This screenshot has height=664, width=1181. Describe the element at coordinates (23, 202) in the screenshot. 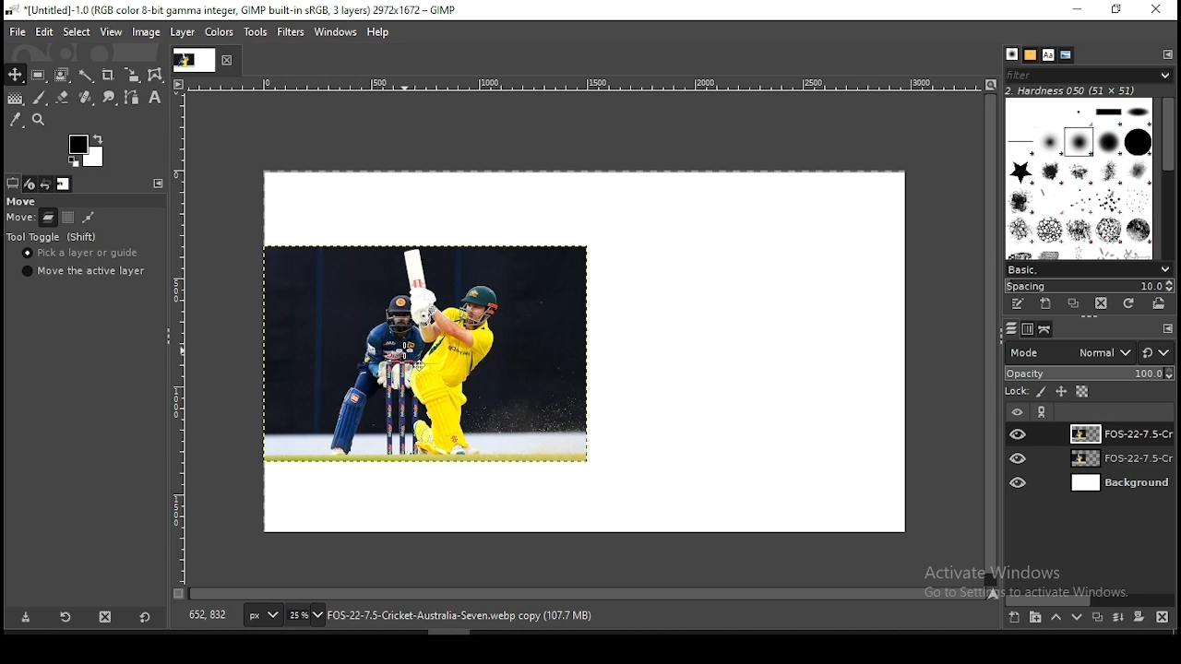

I see `move` at that location.